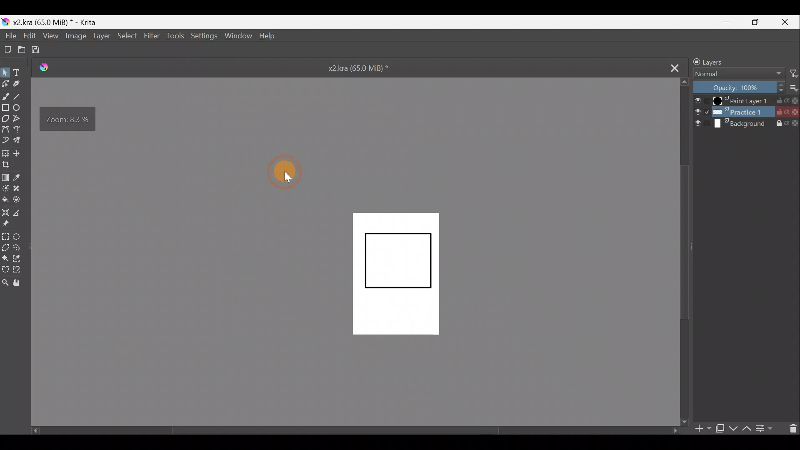 This screenshot has width=800, height=450. I want to click on Close tab, so click(669, 67).